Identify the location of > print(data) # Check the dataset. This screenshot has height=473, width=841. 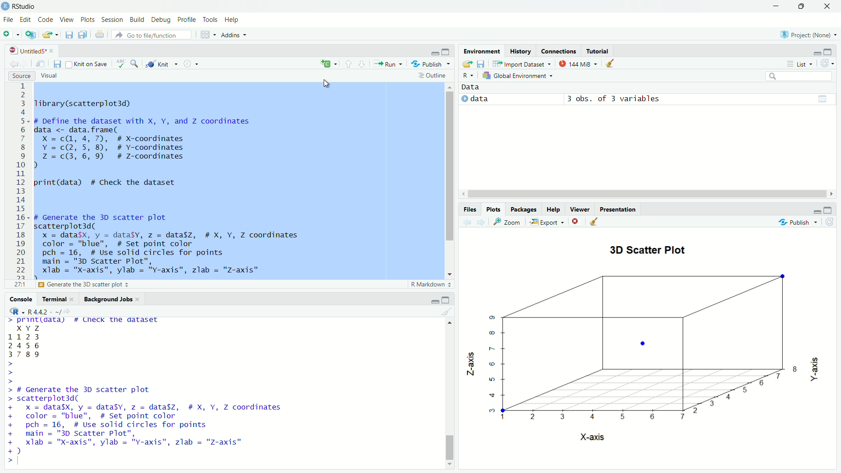
(84, 321).